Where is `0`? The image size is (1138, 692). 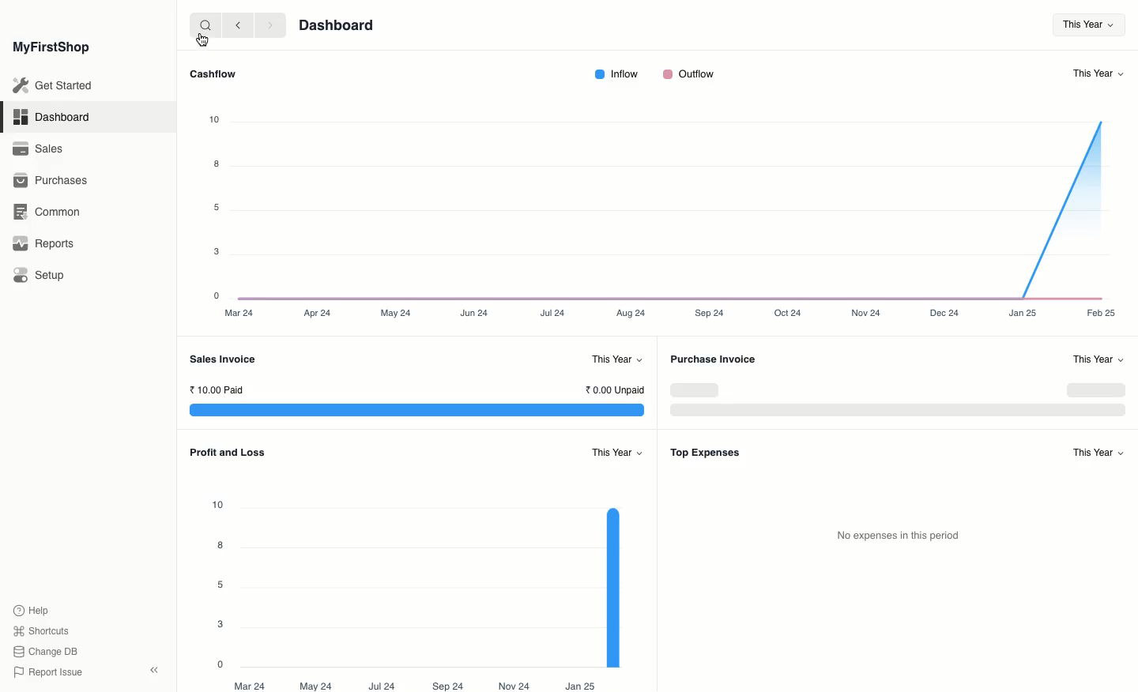
0 is located at coordinates (220, 664).